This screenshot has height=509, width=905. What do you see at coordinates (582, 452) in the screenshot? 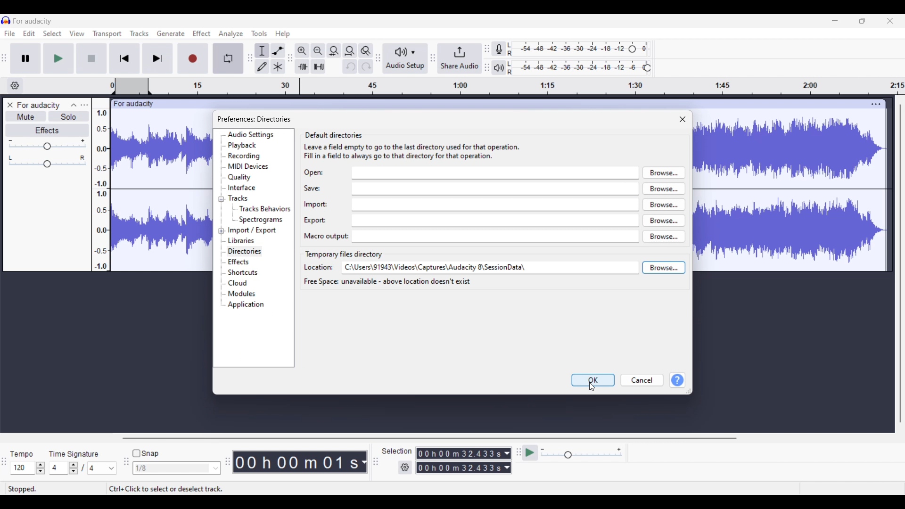
I see `Playback speed scale` at bounding box center [582, 452].